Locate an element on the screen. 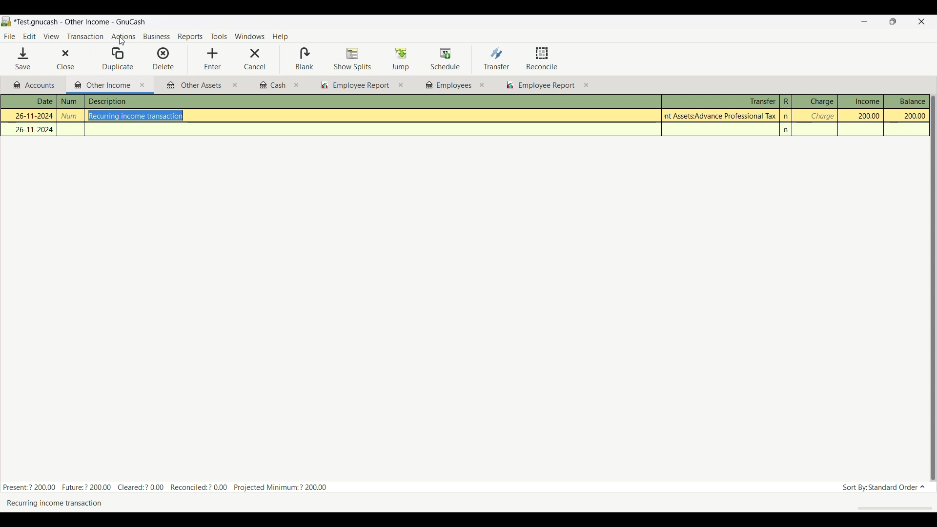  R column is located at coordinates (785, 101).